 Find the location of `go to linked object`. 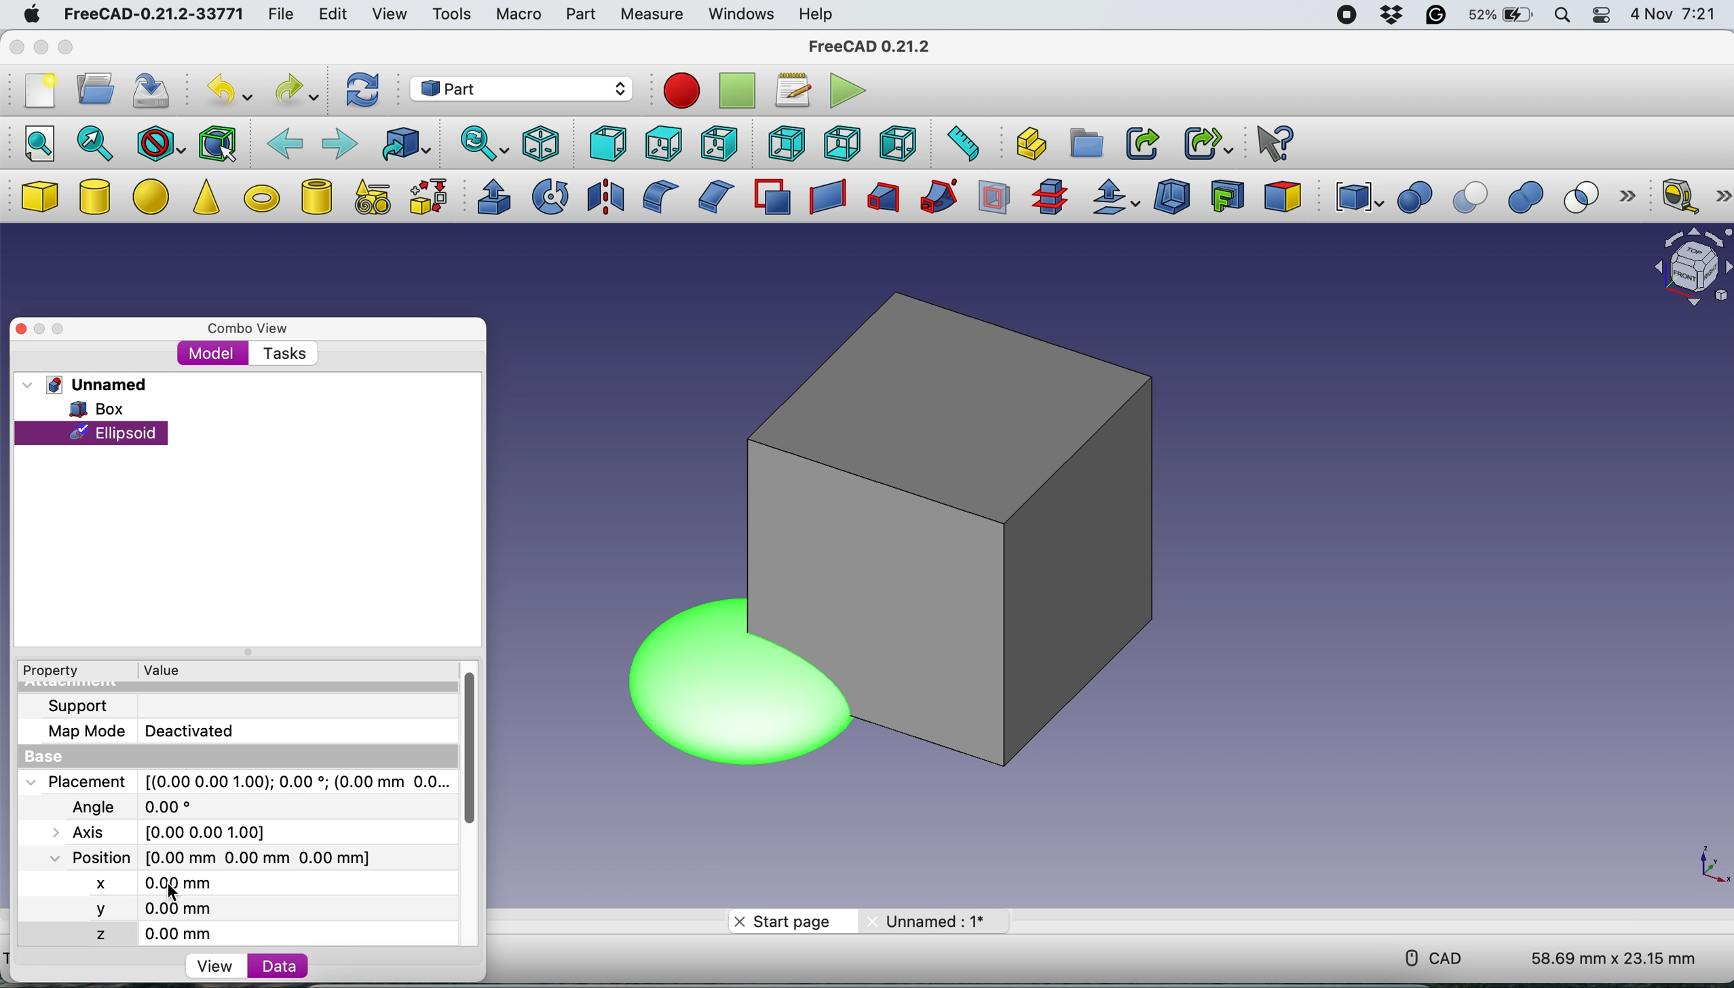

go to linked object is located at coordinates (405, 144).